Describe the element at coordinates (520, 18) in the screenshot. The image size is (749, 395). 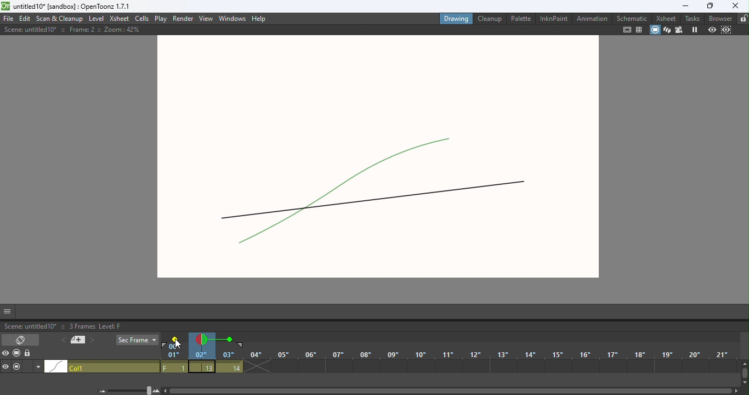
I see `Palette` at that location.